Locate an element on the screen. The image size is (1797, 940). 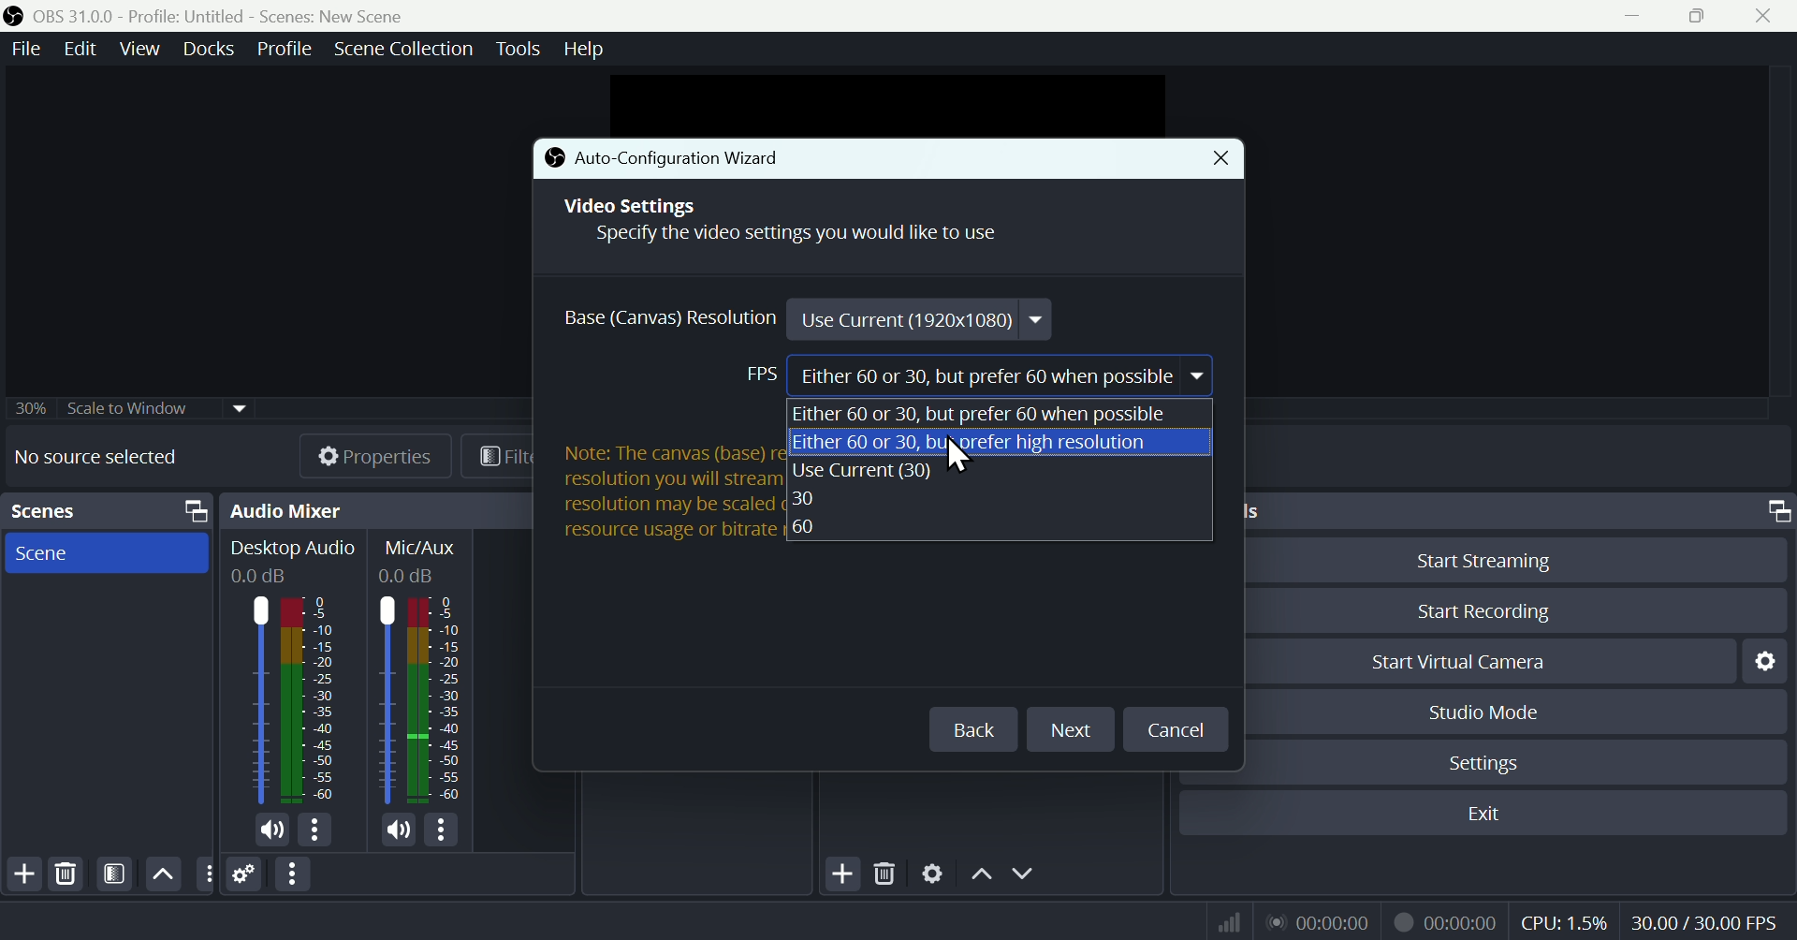
Video recorder is located at coordinates (1444, 919).